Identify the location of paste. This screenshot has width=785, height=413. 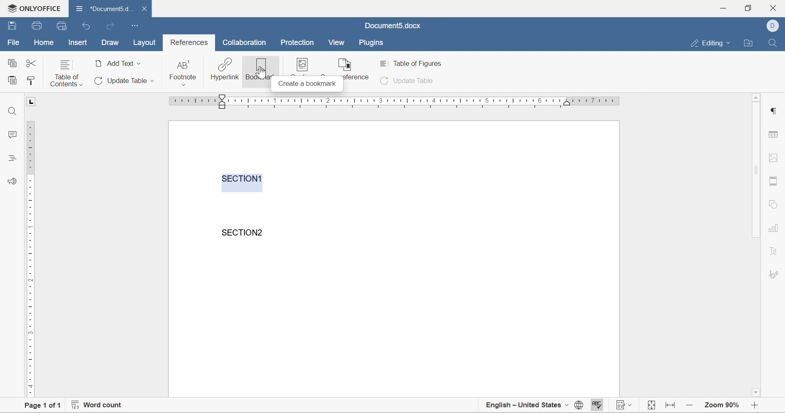
(12, 79).